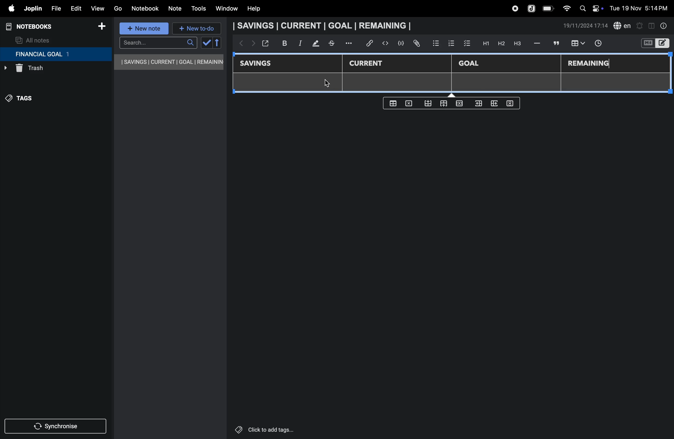 The width and height of the screenshot is (674, 439). Describe the element at coordinates (577, 44) in the screenshot. I see `insert table` at that location.